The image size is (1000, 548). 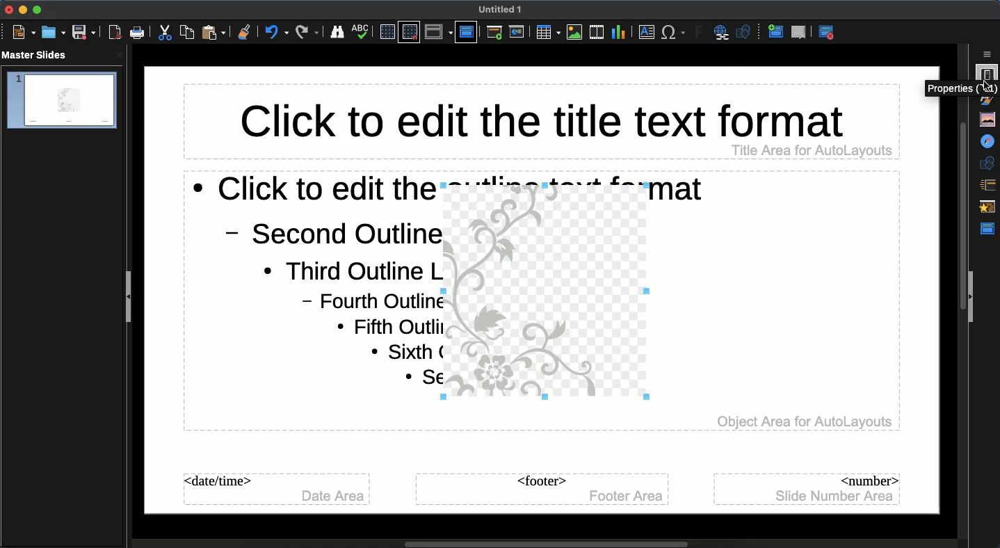 What do you see at coordinates (520, 542) in the screenshot?
I see `Scroll` at bounding box center [520, 542].